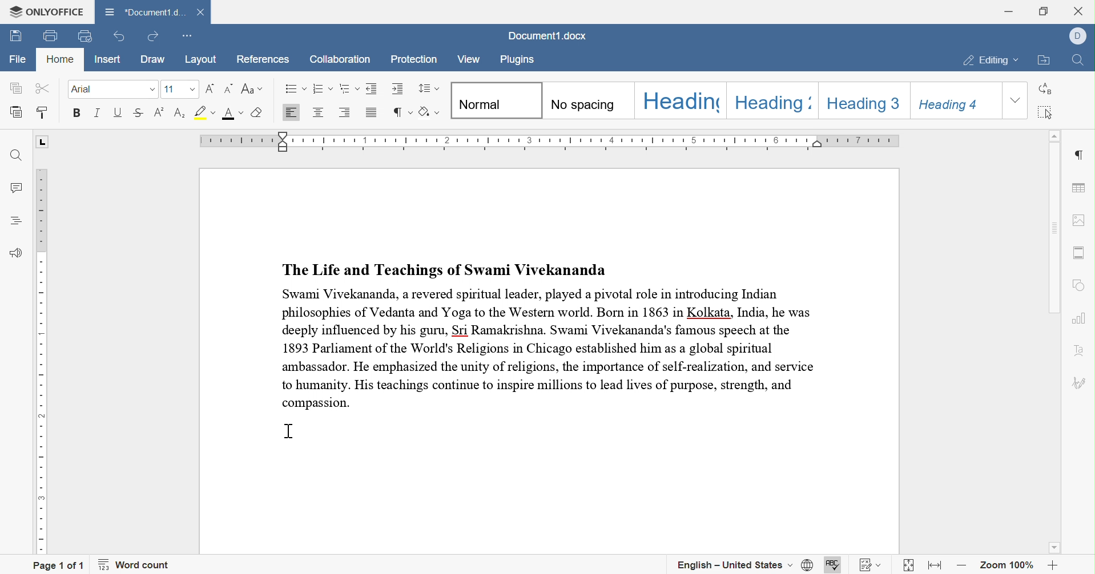  Describe the element at coordinates (1080, 353) in the screenshot. I see `text art settings` at that location.